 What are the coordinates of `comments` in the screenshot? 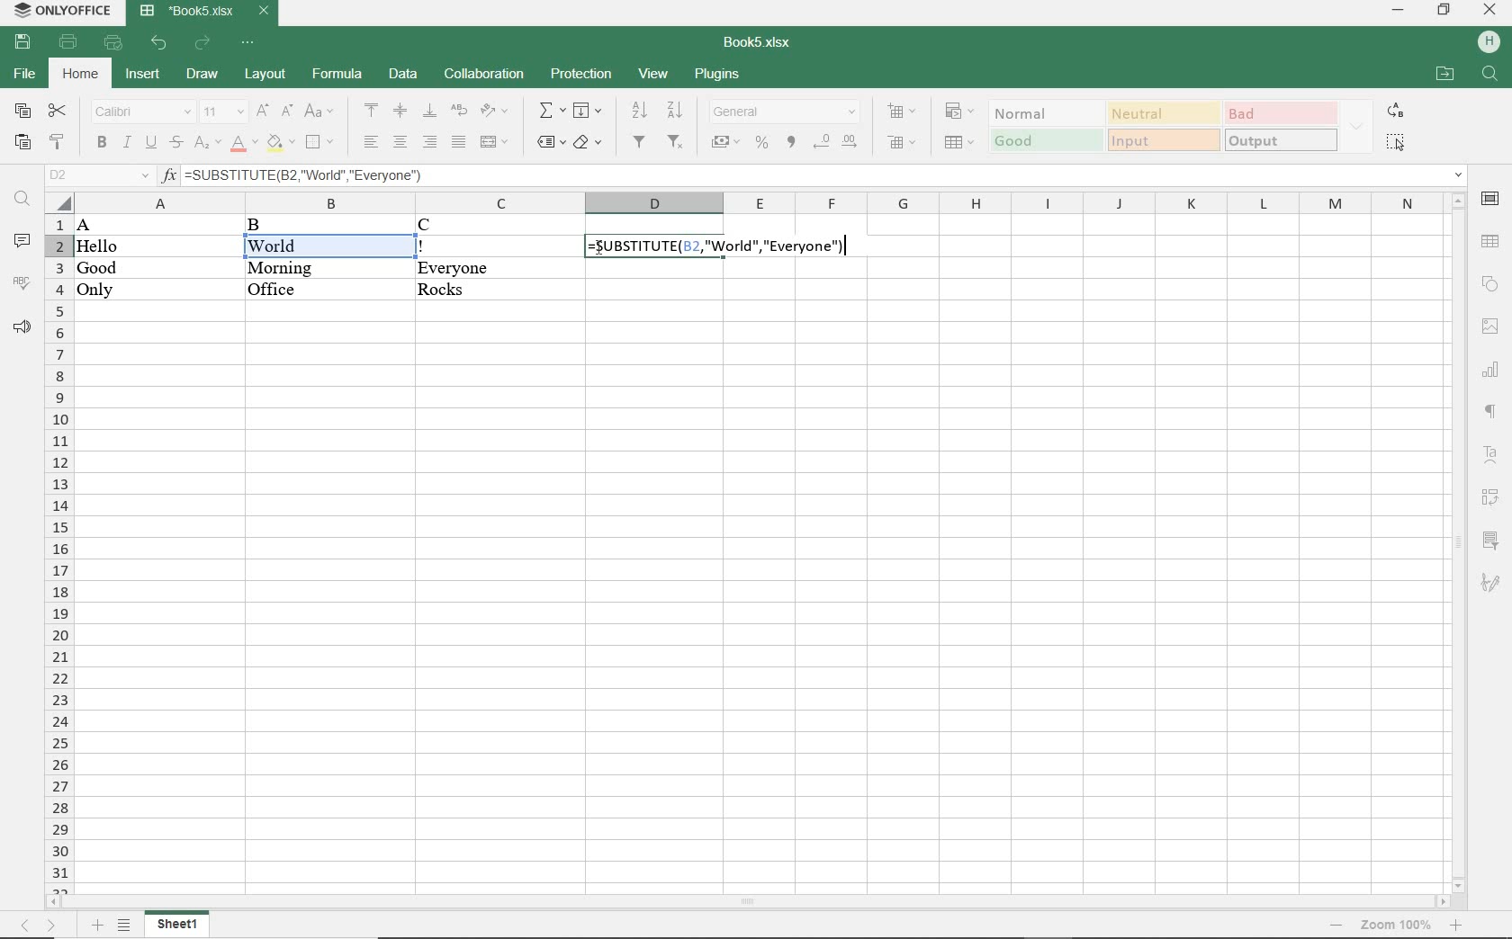 It's located at (22, 242).